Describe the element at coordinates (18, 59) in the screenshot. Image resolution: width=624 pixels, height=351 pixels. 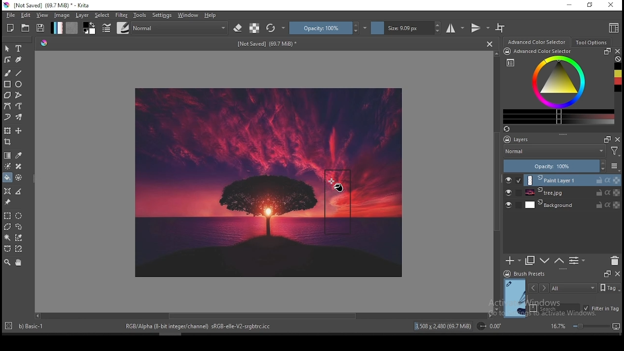
I see `calligraphy` at that location.